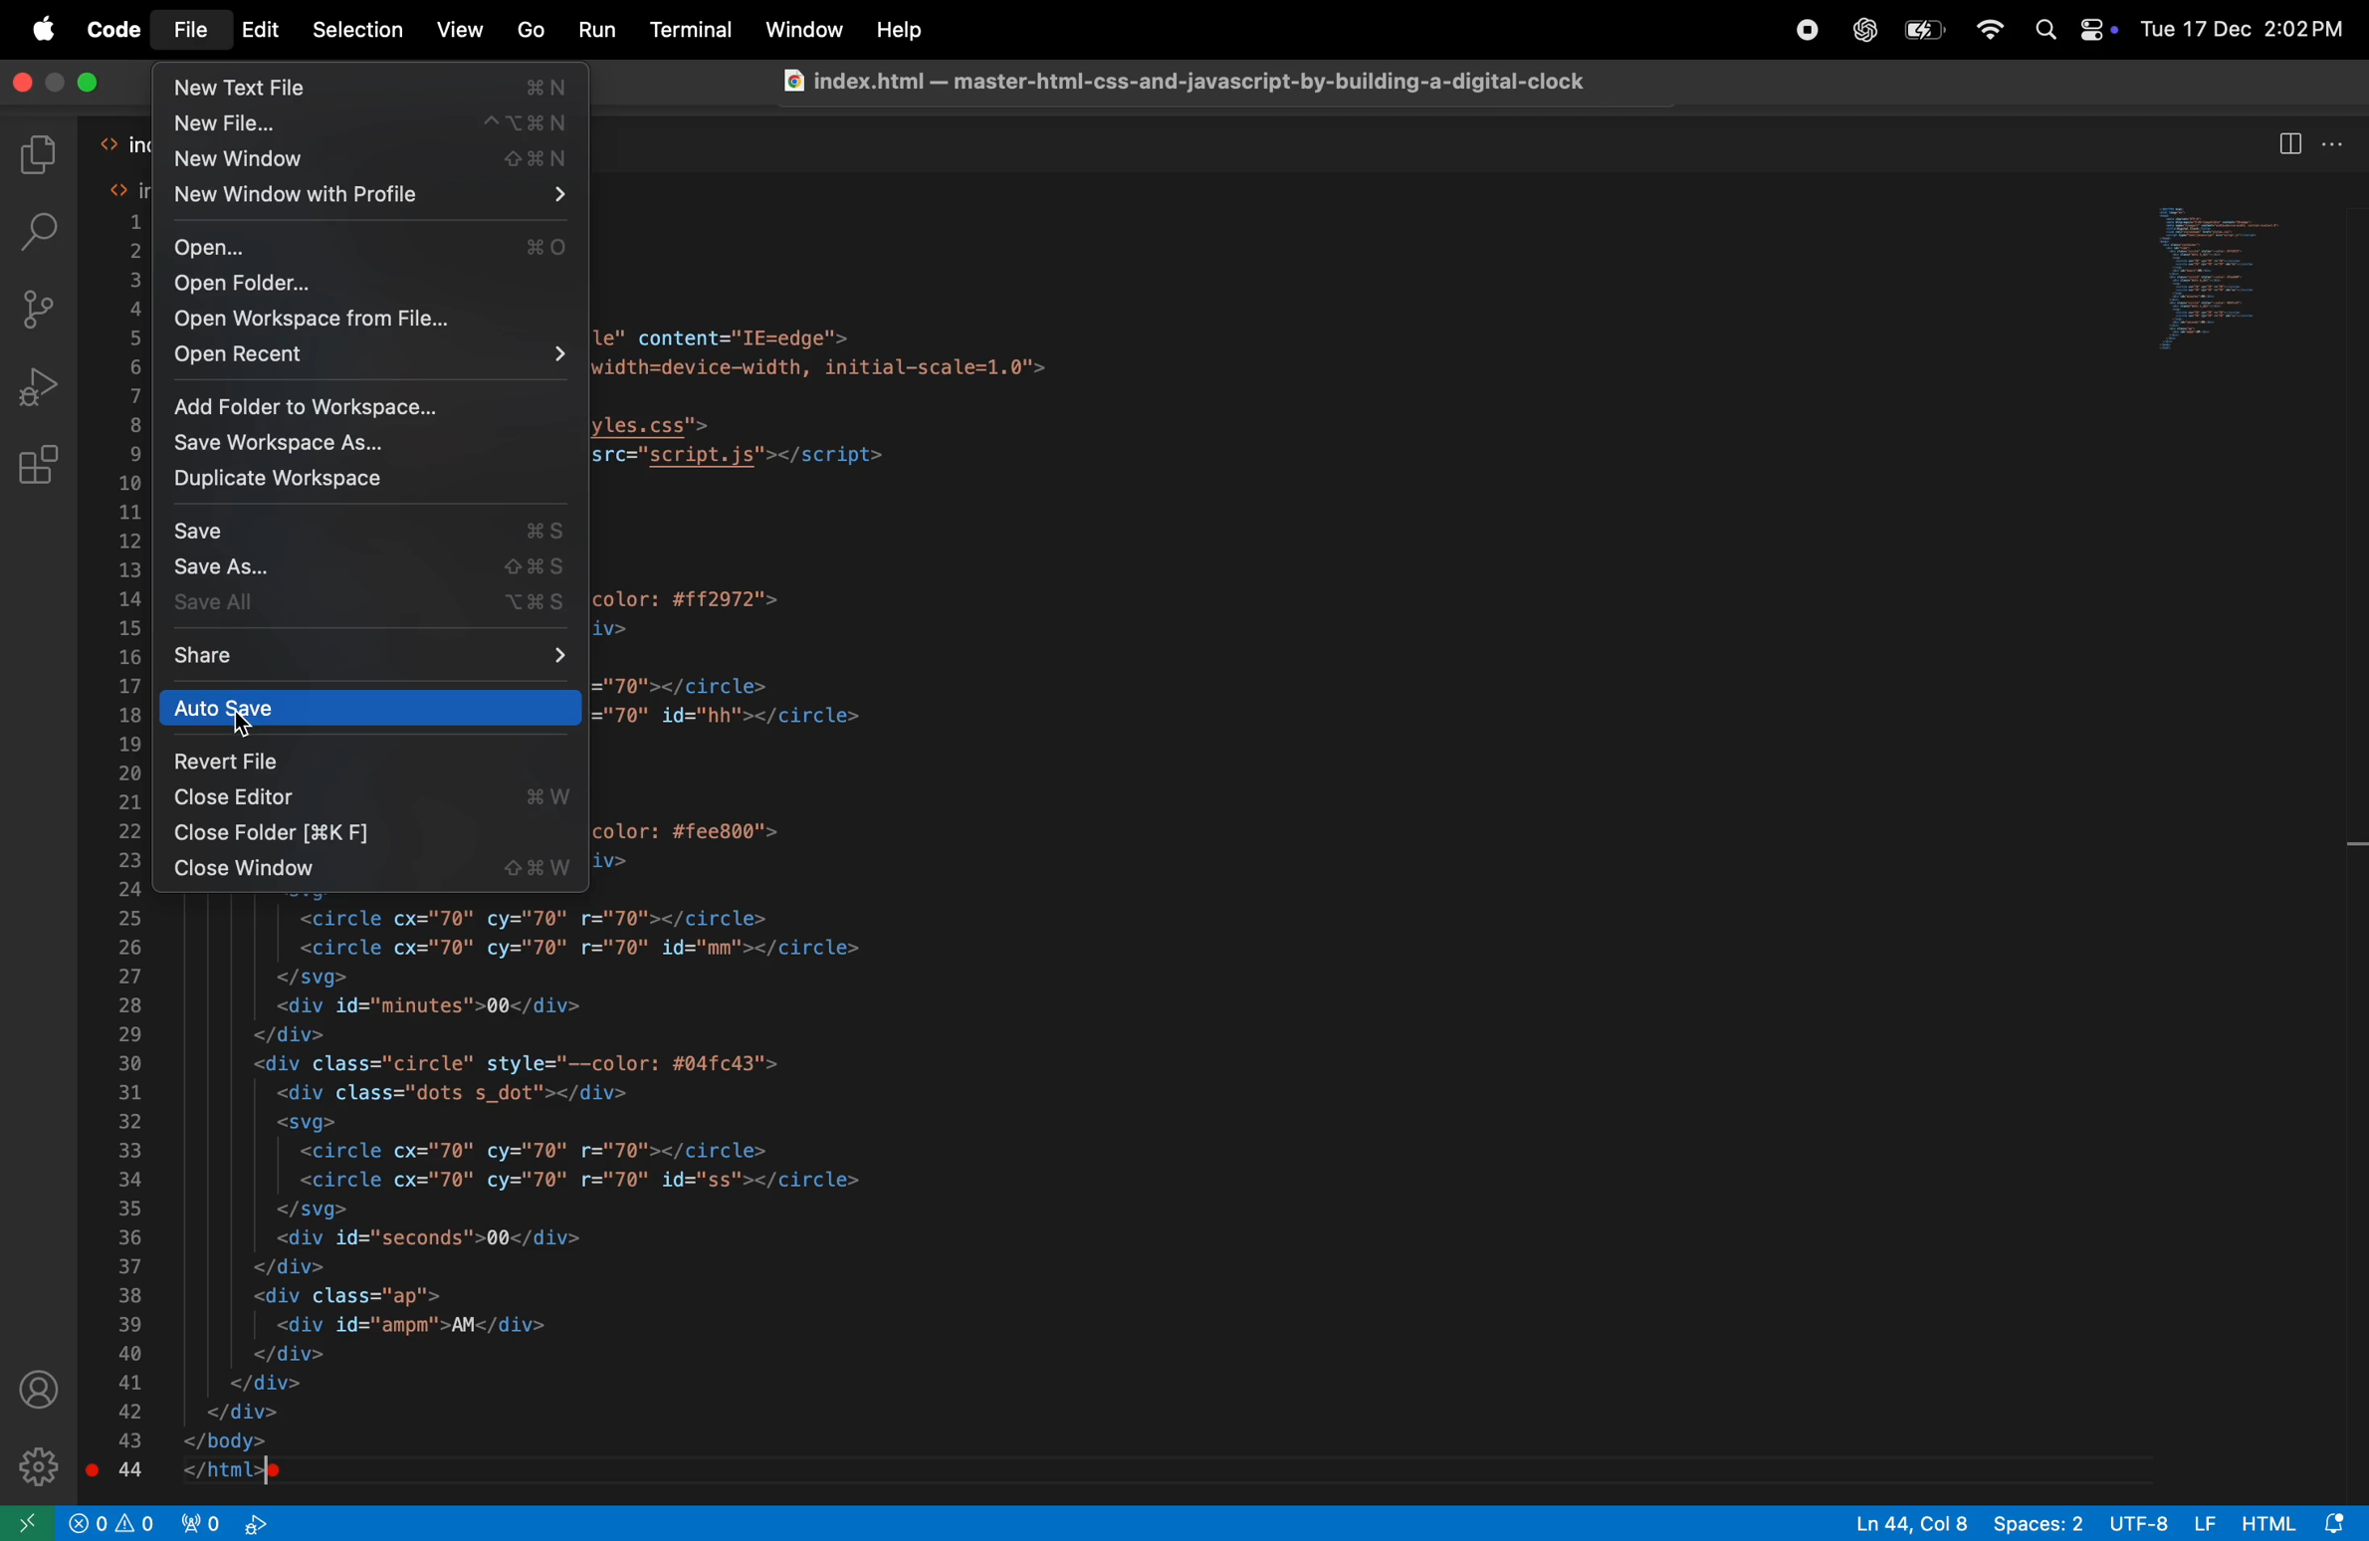 The image size is (2369, 1541). What do you see at coordinates (39, 472) in the screenshot?
I see `extensions` at bounding box center [39, 472].